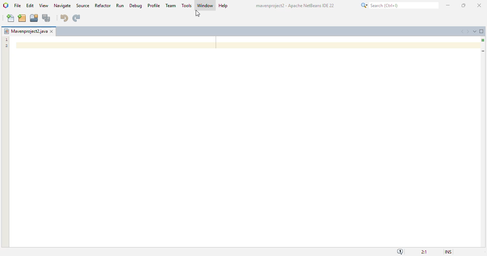  What do you see at coordinates (400, 251) in the screenshot?
I see `notifications` at bounding box center [400, 251].